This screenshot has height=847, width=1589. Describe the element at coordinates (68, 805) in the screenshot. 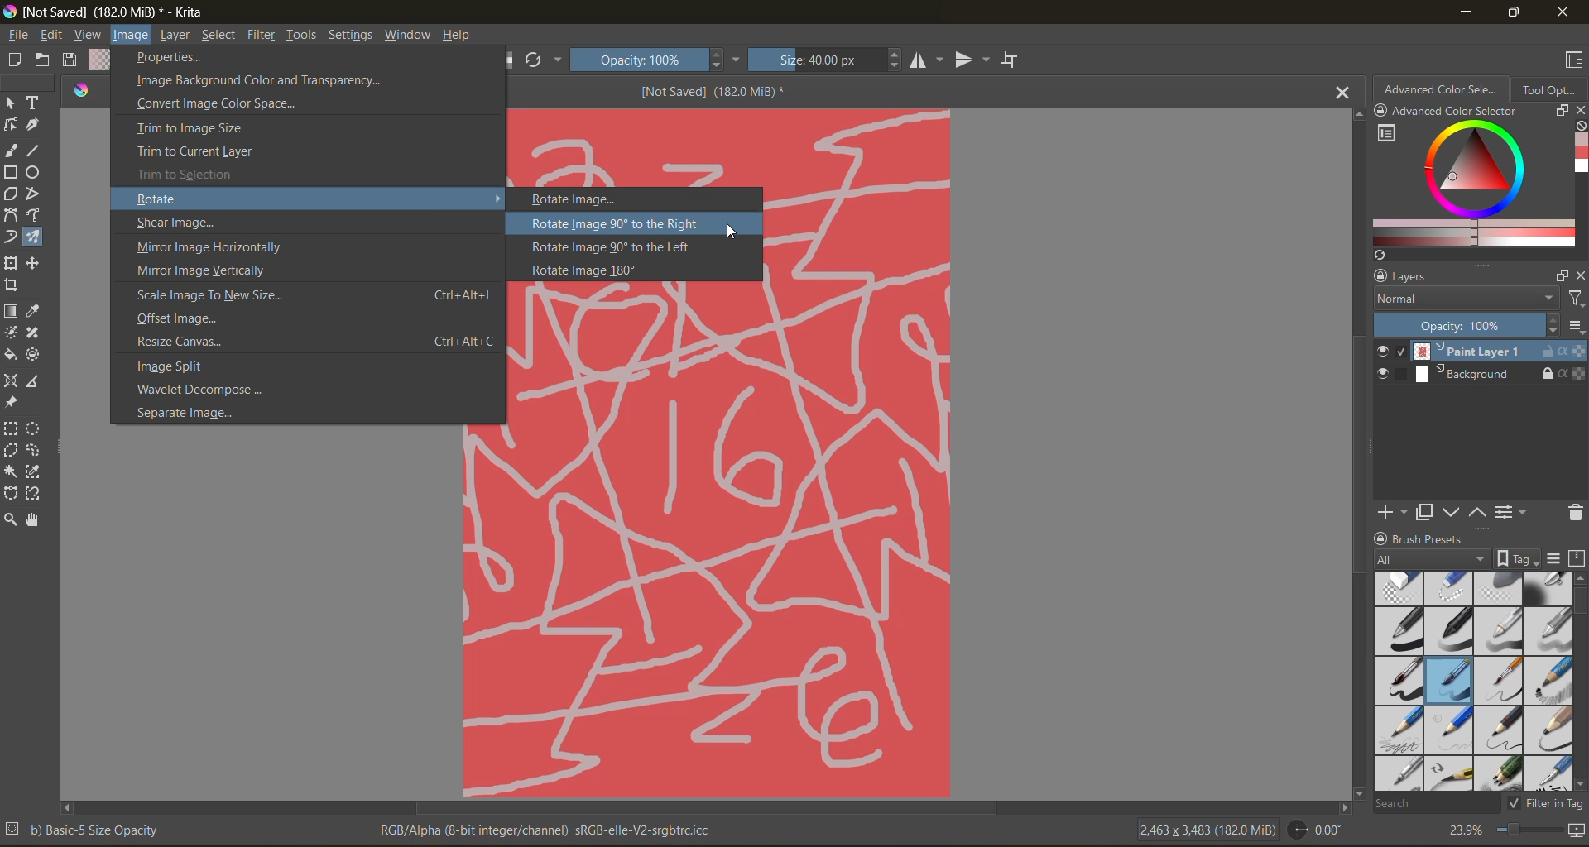

I see `Scroll left` at that location.